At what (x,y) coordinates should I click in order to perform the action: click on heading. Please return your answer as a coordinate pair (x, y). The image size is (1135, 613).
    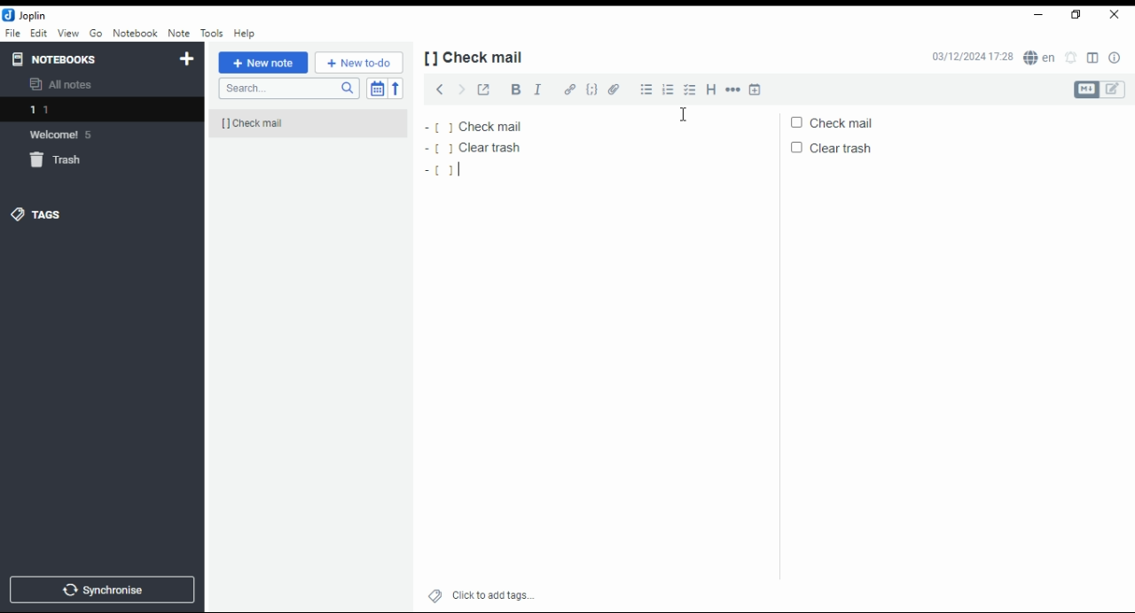
    Looking at the image, I should click on (712, 89).